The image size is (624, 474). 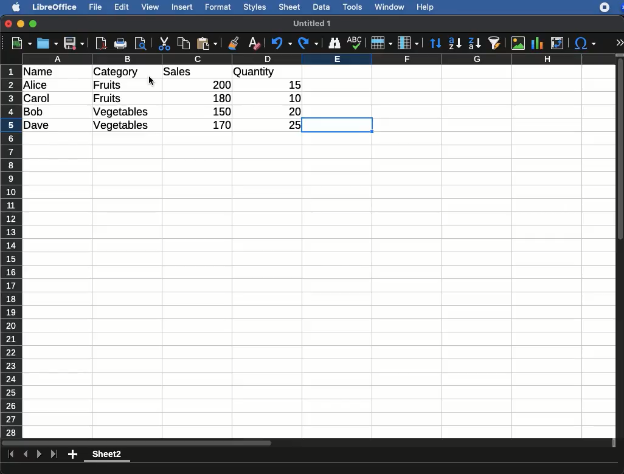 What do you see at coordinates (150, 80) in the screenshot?
I see `Cursor` at bounding box center [150, 80].